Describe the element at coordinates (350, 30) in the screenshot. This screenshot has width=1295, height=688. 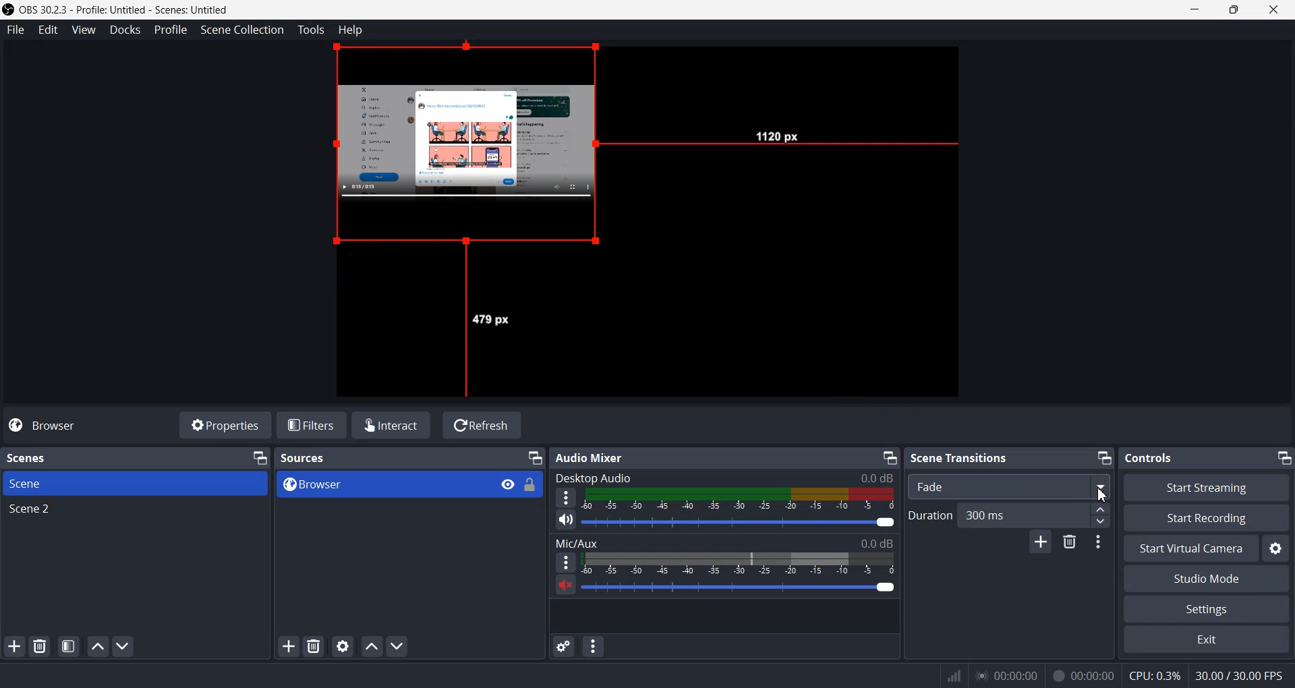
I see `Help` at that location.